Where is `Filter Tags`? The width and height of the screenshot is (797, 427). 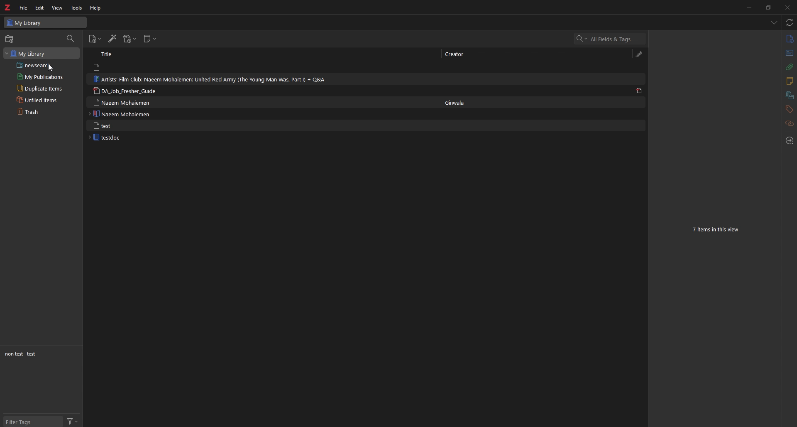 Filter Tags is located at coordinates (29, 422).